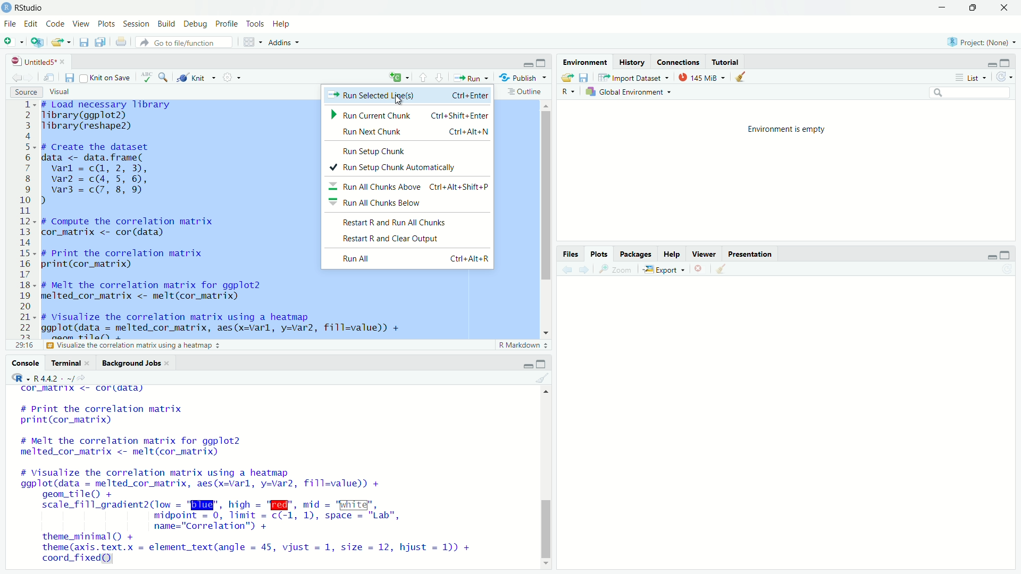  What do you see at coordinates (16, 77) in the screenshot?
I see `go previous` at bounding box center [16, 77].